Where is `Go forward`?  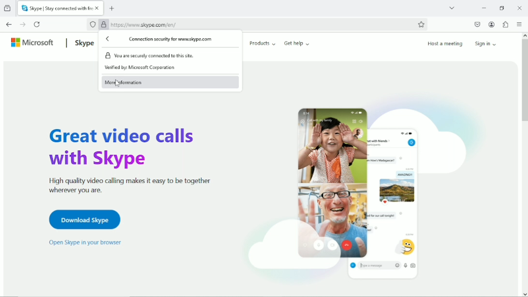
Go forward is located at coordinates (22, 24).